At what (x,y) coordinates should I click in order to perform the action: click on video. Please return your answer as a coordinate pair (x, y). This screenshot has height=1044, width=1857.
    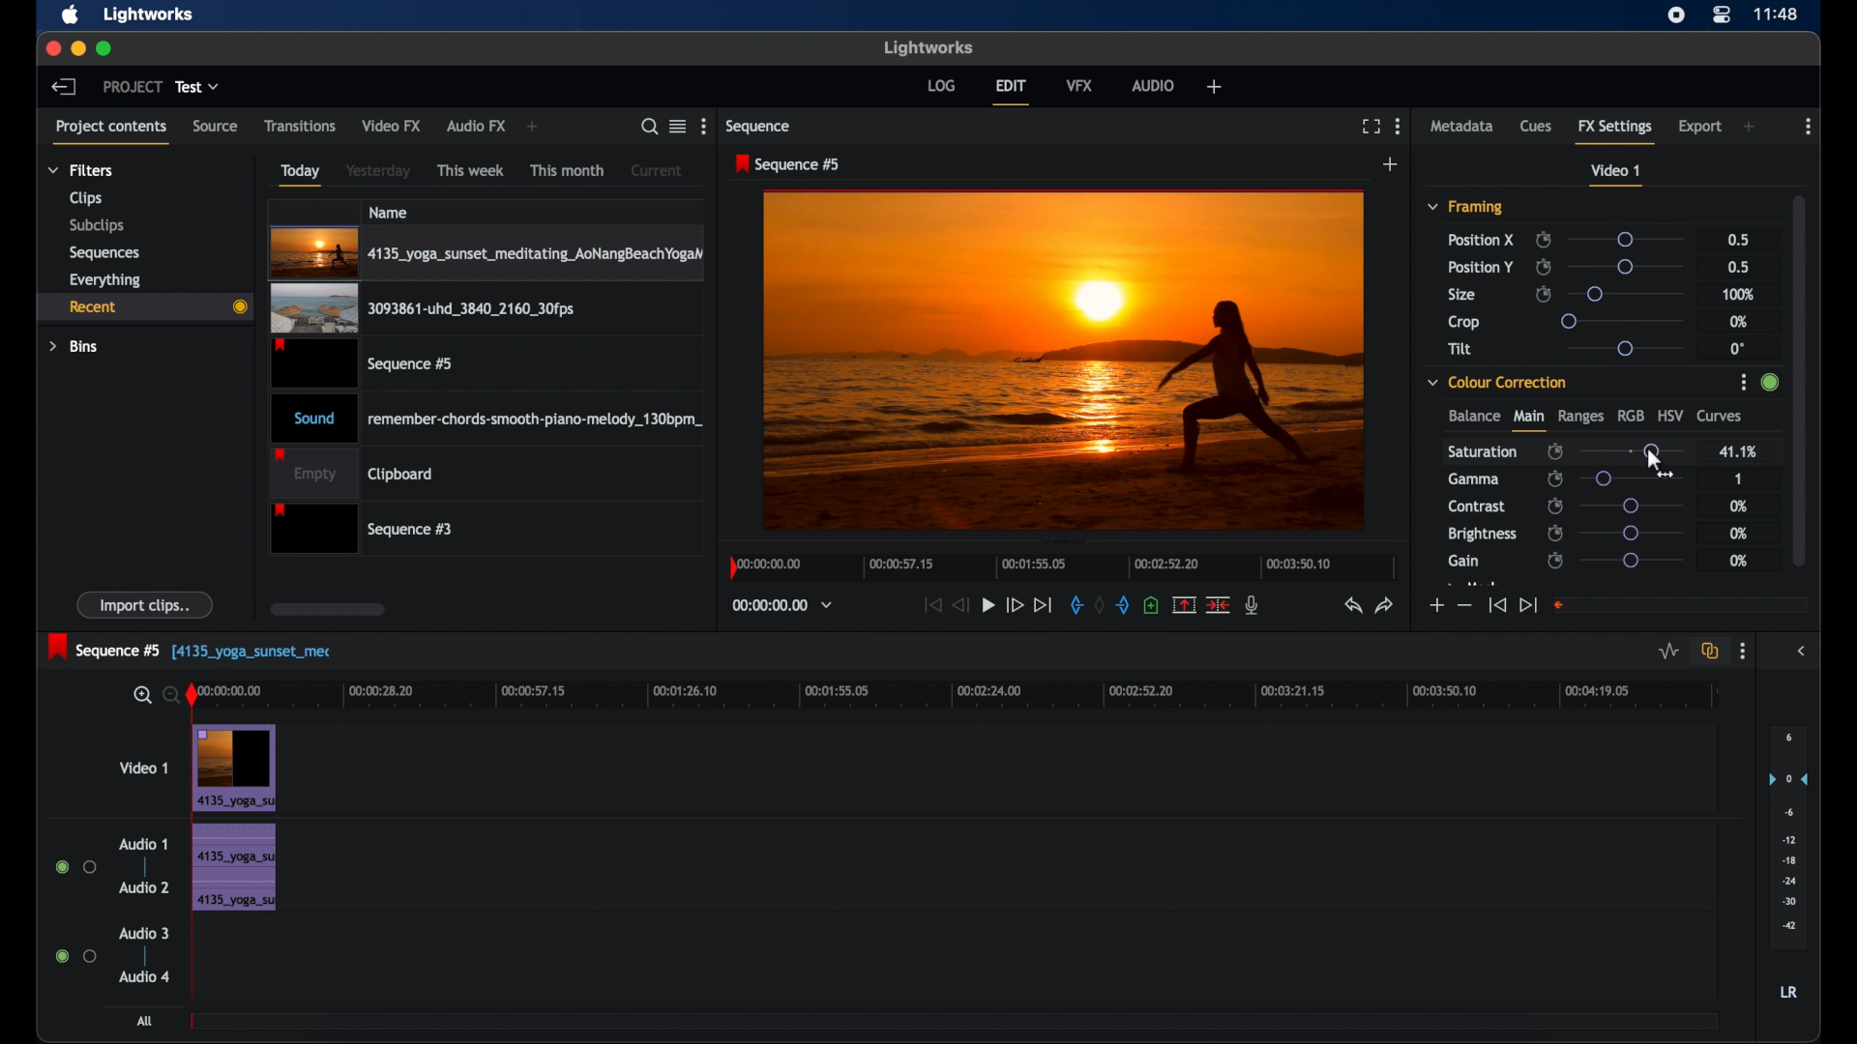
    Looking at the image, I should click on (234, 768).